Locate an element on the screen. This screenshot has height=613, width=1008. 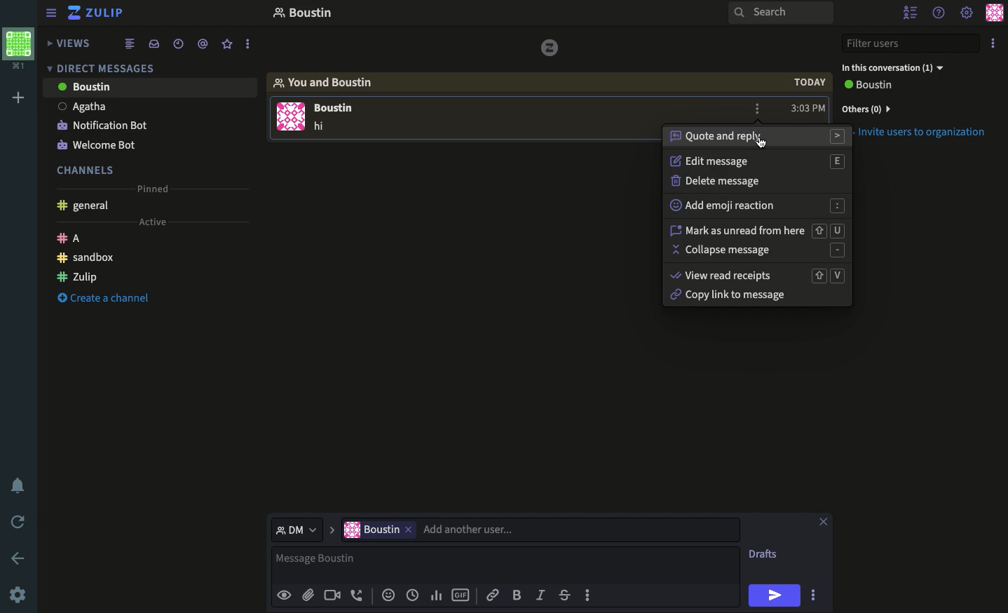
Link is located at coordinates (492, 595).